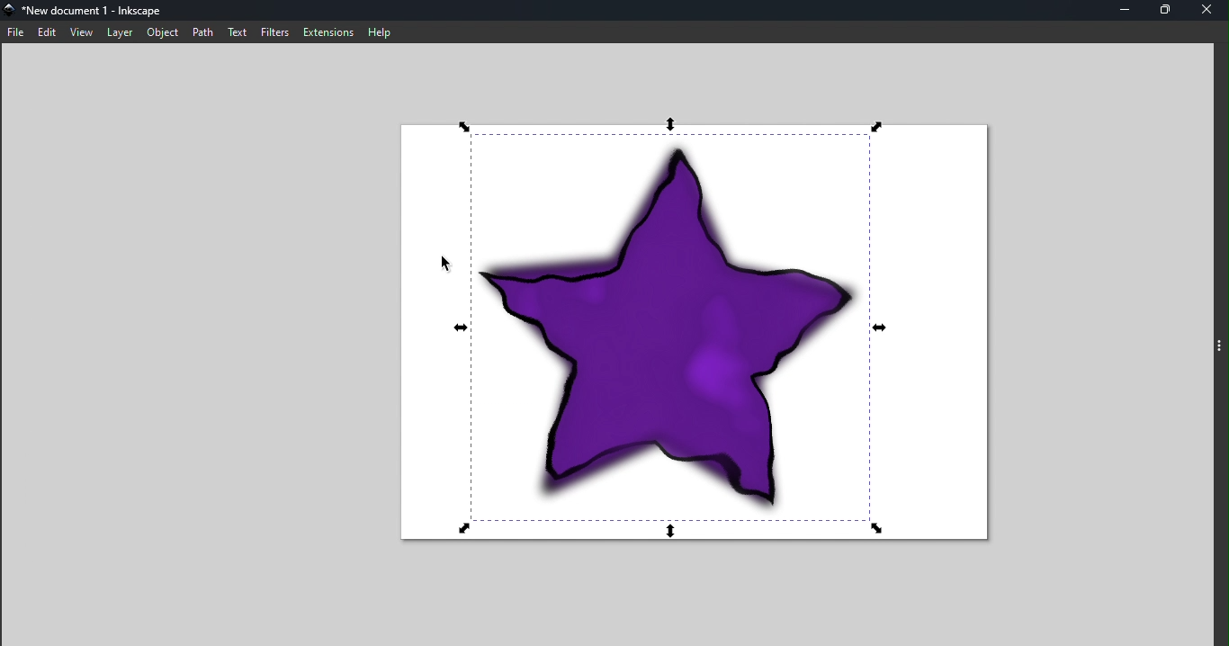  I want to click on Extensions, so click(327, 32).